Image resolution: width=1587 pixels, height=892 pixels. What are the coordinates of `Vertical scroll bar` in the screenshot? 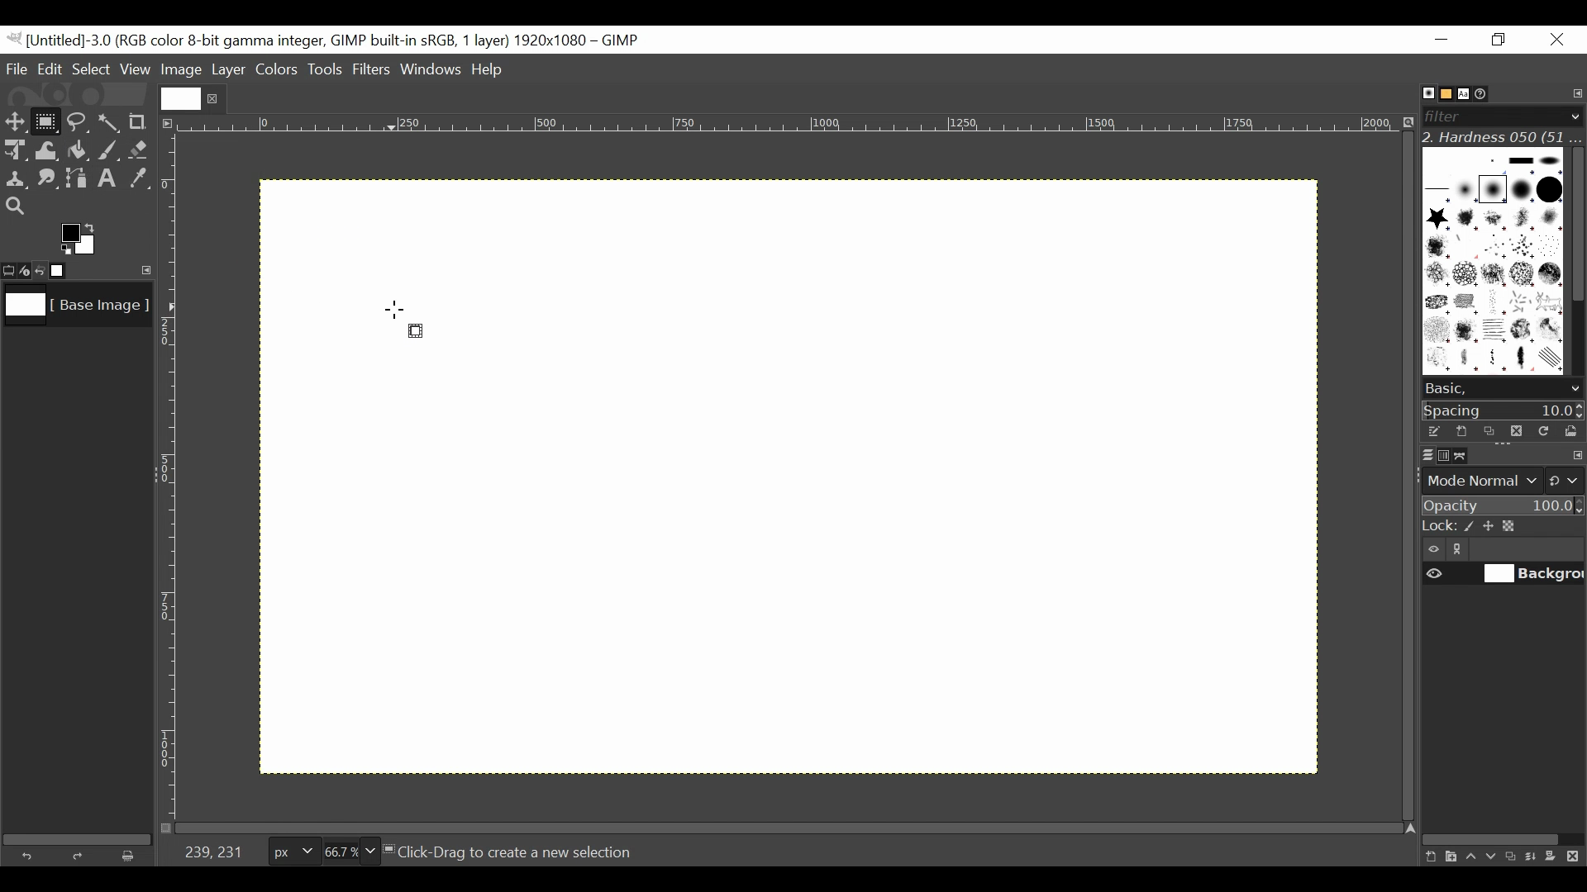 It's located at (1577, 222).